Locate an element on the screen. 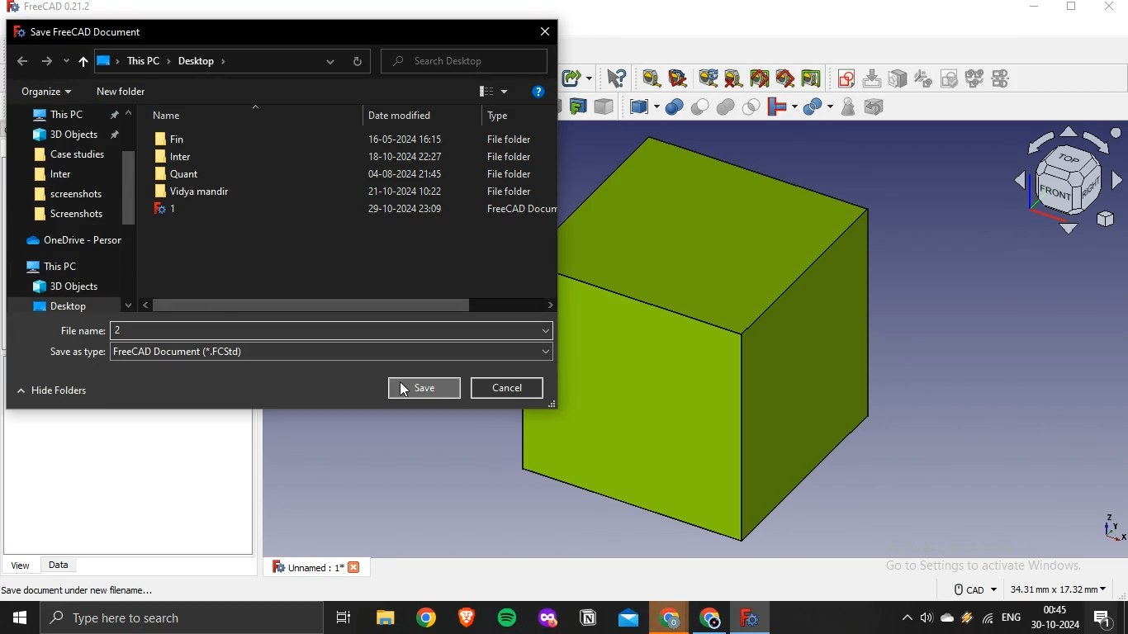 The image size is (1128, 634). create projection on surface is located at coordinates (577, 107).